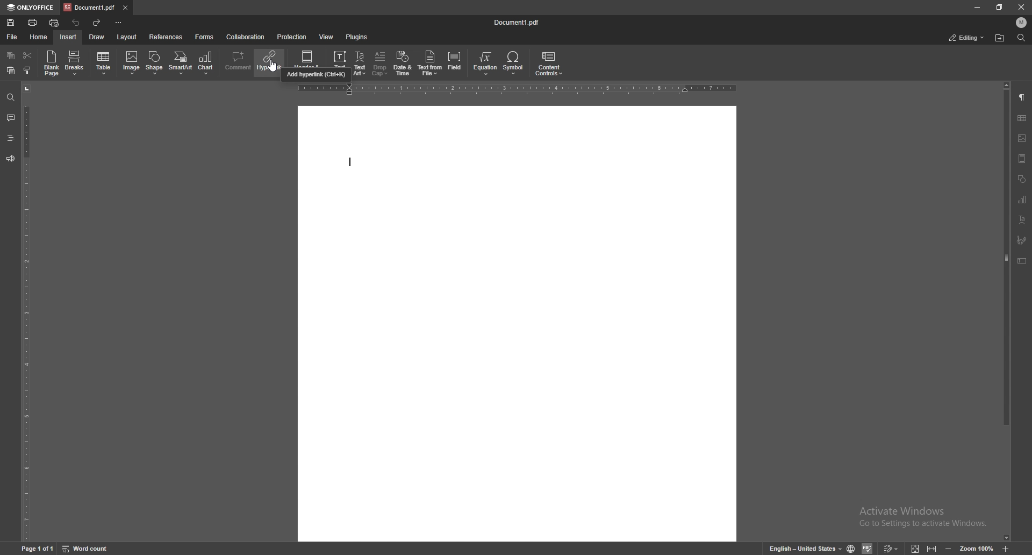 This screenshot has height=555, width=1032. Describe the element at coordinates (360, 63) in the screenshot. I see `text art` at that location.